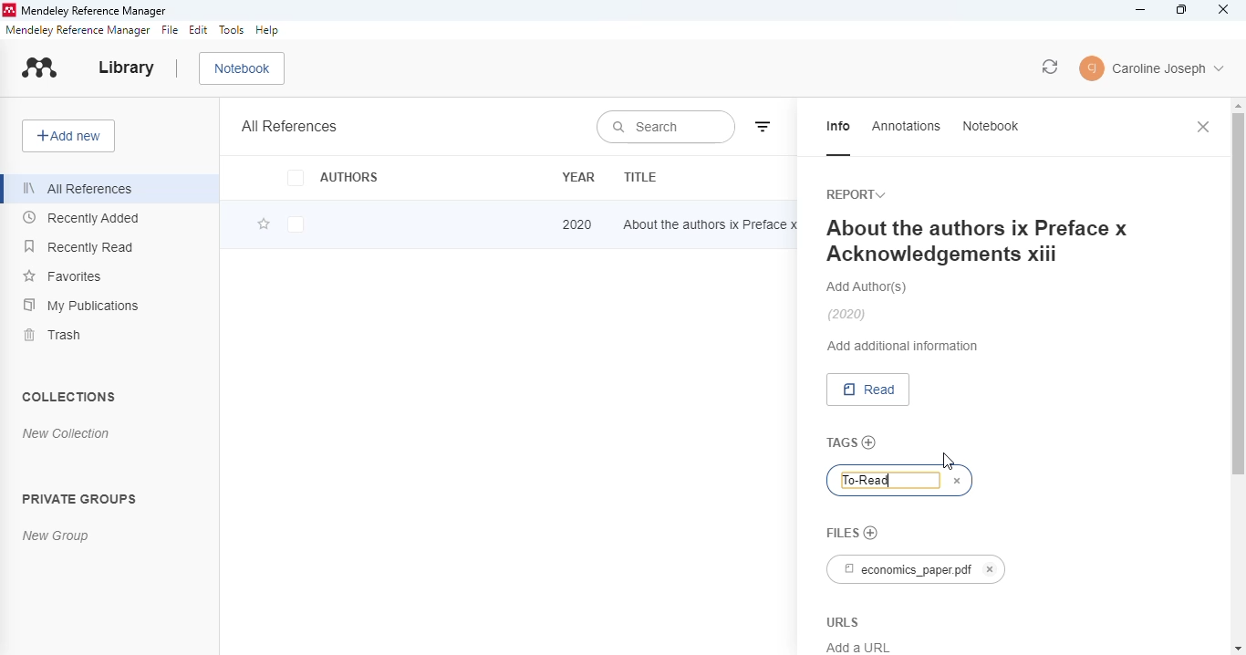  I want to click on my publications, so click(80, 304).